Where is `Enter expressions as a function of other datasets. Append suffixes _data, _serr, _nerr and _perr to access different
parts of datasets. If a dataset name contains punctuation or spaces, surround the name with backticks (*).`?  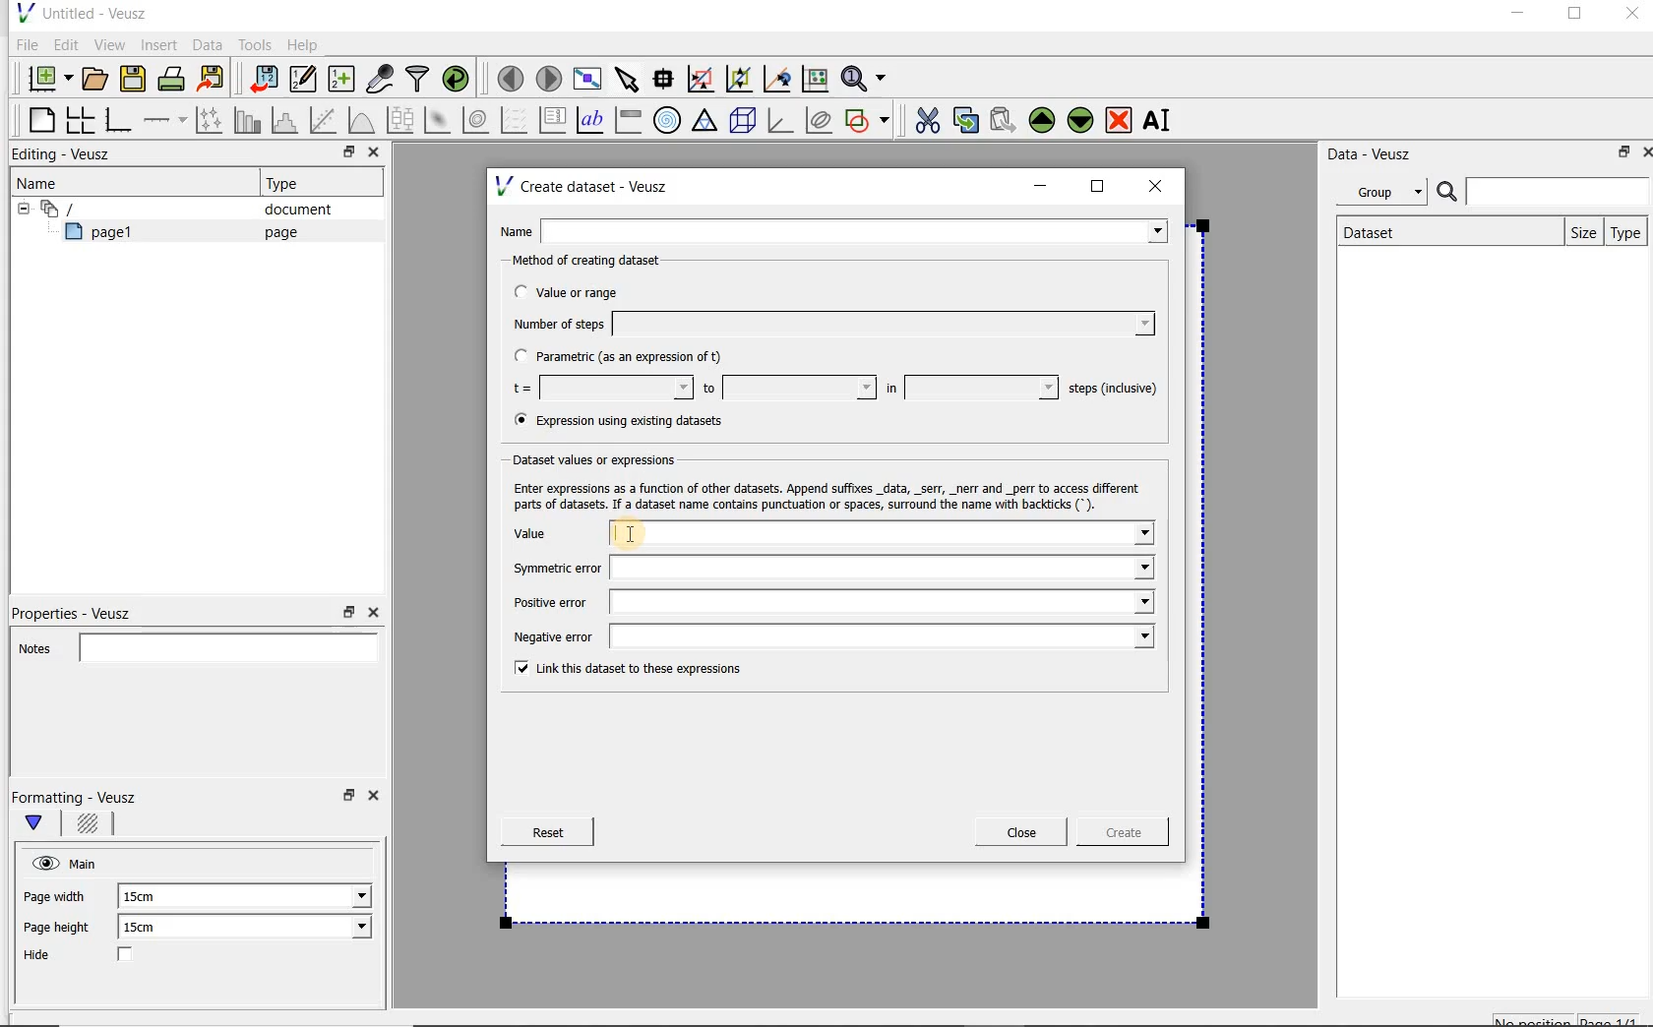
Enter expressions as a function of other datasets. Append suffixes _data, _serr, _nerr and _perr to access different
parts of datasets. If a dataset name contains punctuation or spaces, surround the name with backticks (*). is located at coordinates (831, 496).